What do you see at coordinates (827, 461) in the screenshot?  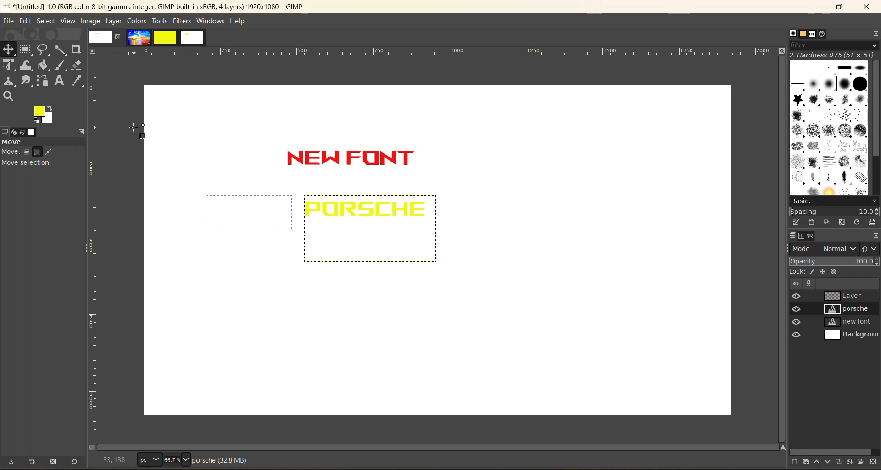 I see `lower the layer` at bounding box center [827, 461].